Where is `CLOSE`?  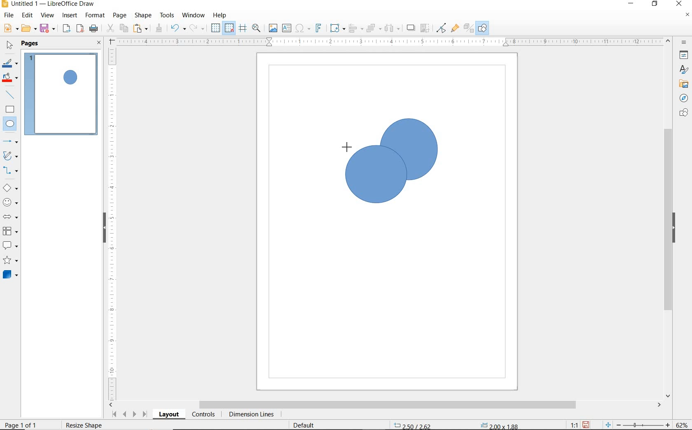
CLOSE is located at coordinates (678, 3).